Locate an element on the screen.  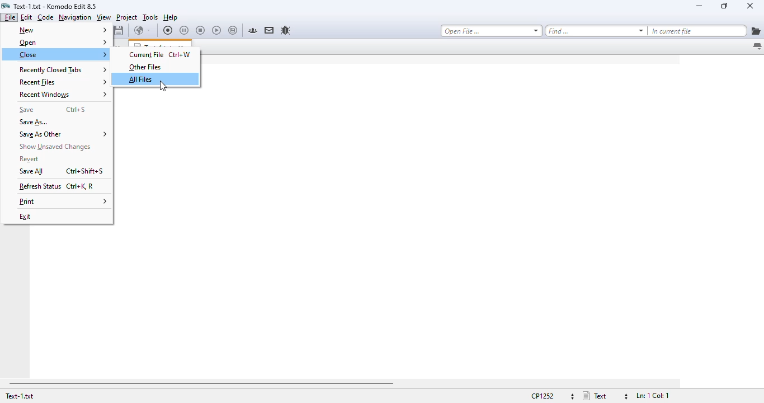
open is located at coordinates (62, 43).